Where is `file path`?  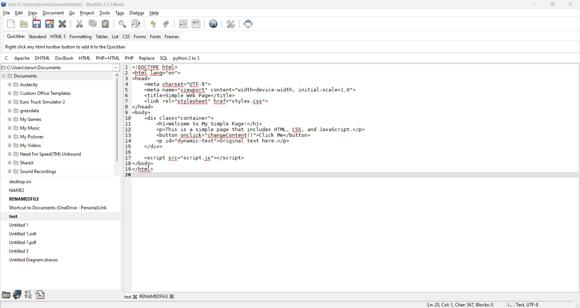
file path is located at coordinates (47, 67).